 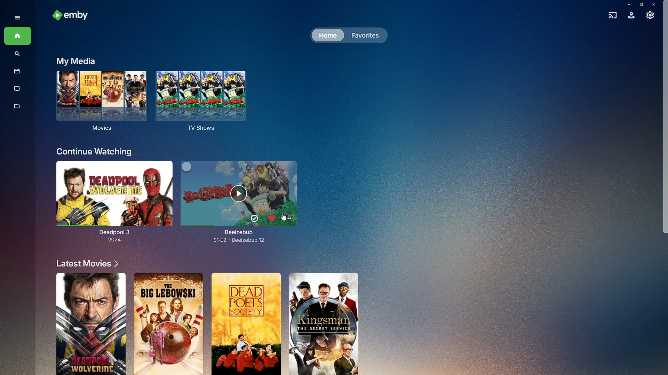 What do you see at coordinates (204, 101) in the screenshot?
I see `TV Shows` at bounding box center [204, 101].